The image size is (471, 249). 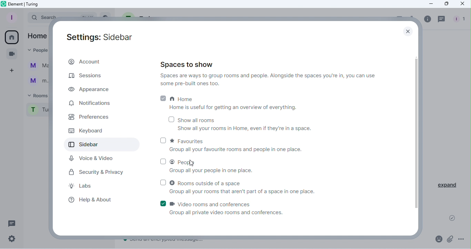 What do you see at coordinates (22, 4) in the screenshot?
I see `Element icon` at bounding box center [22, 4].